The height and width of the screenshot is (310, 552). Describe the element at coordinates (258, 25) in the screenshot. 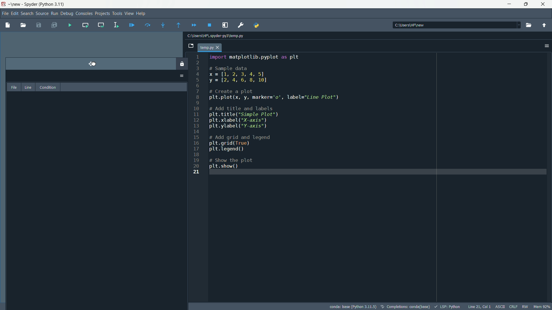

I see `python path manager` at that location.